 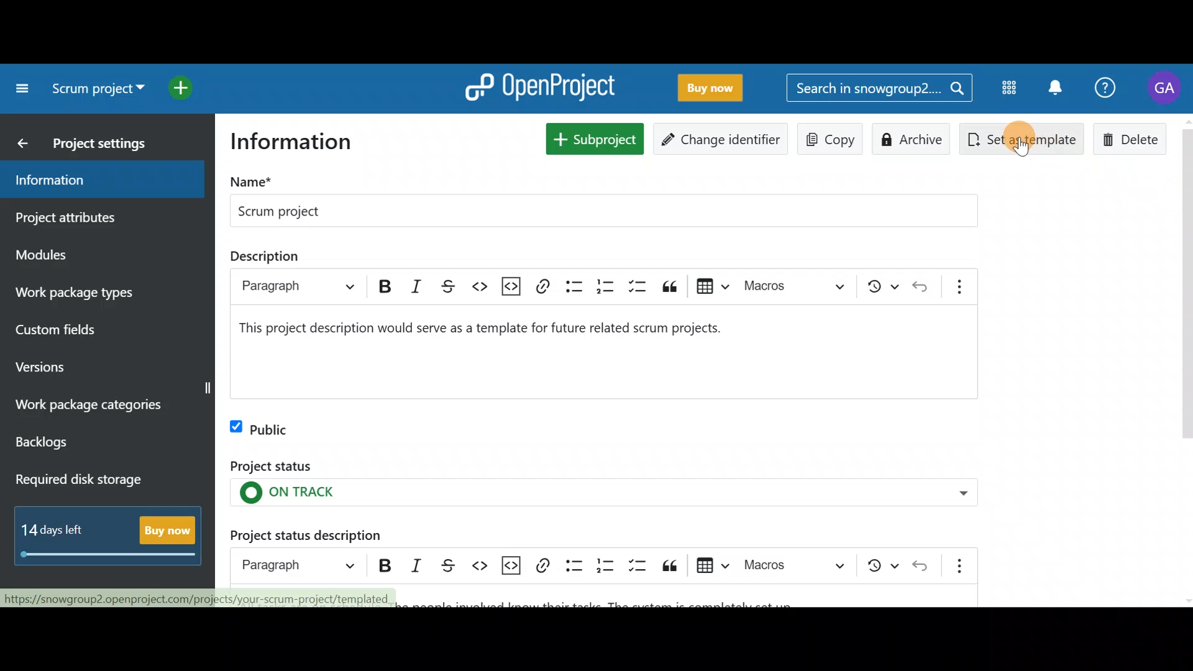 What do you see at coordinates (107, 404) in the screenshot?
I see `Work package categories` at bounding box center [107, 404].